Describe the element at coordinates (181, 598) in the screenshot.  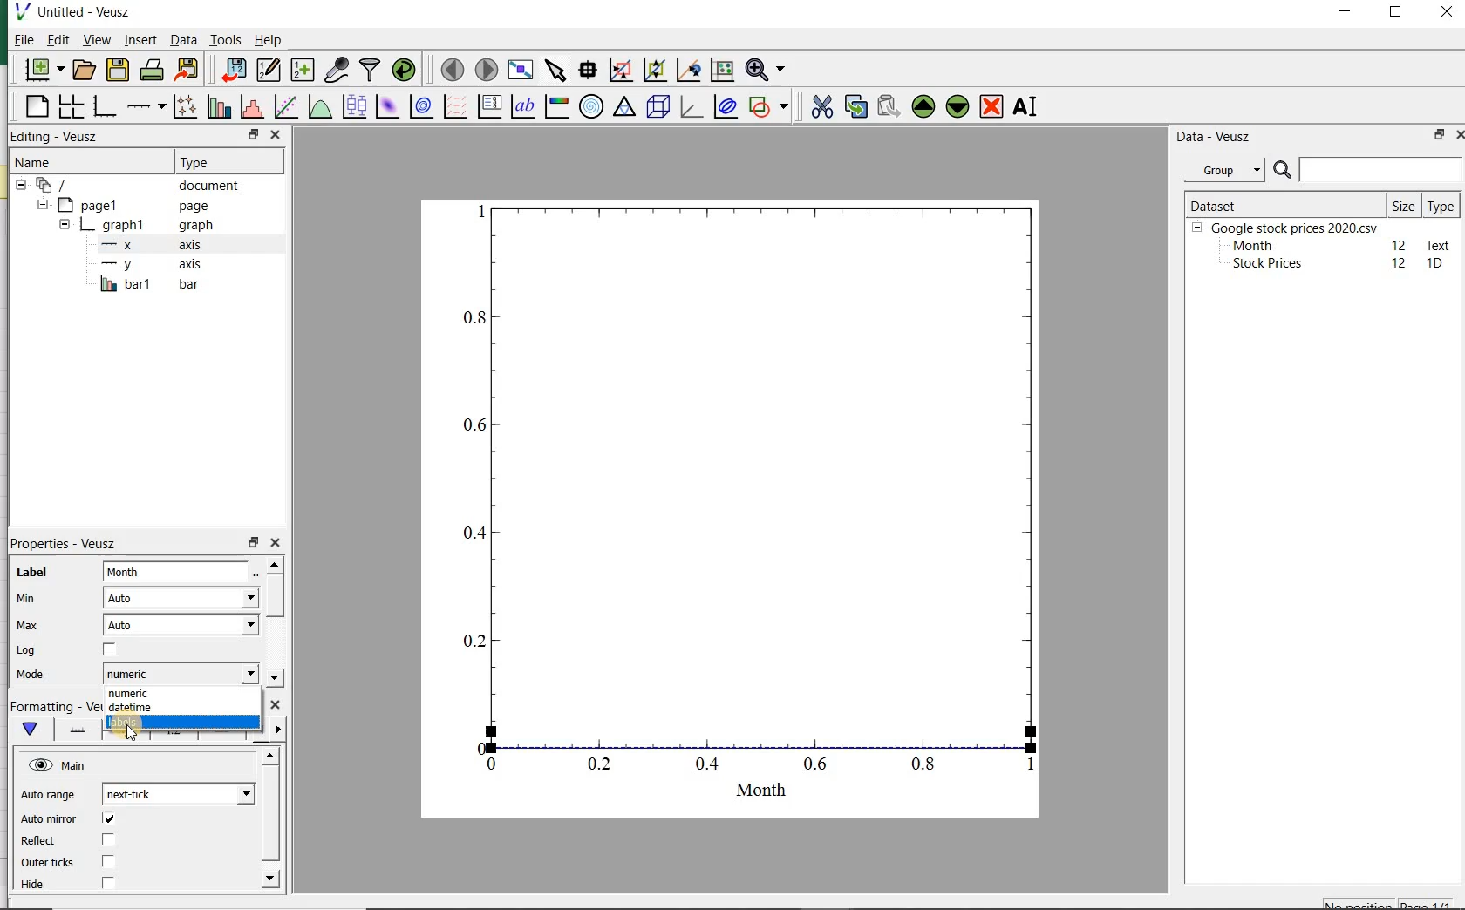
I see `Auto` at that location.